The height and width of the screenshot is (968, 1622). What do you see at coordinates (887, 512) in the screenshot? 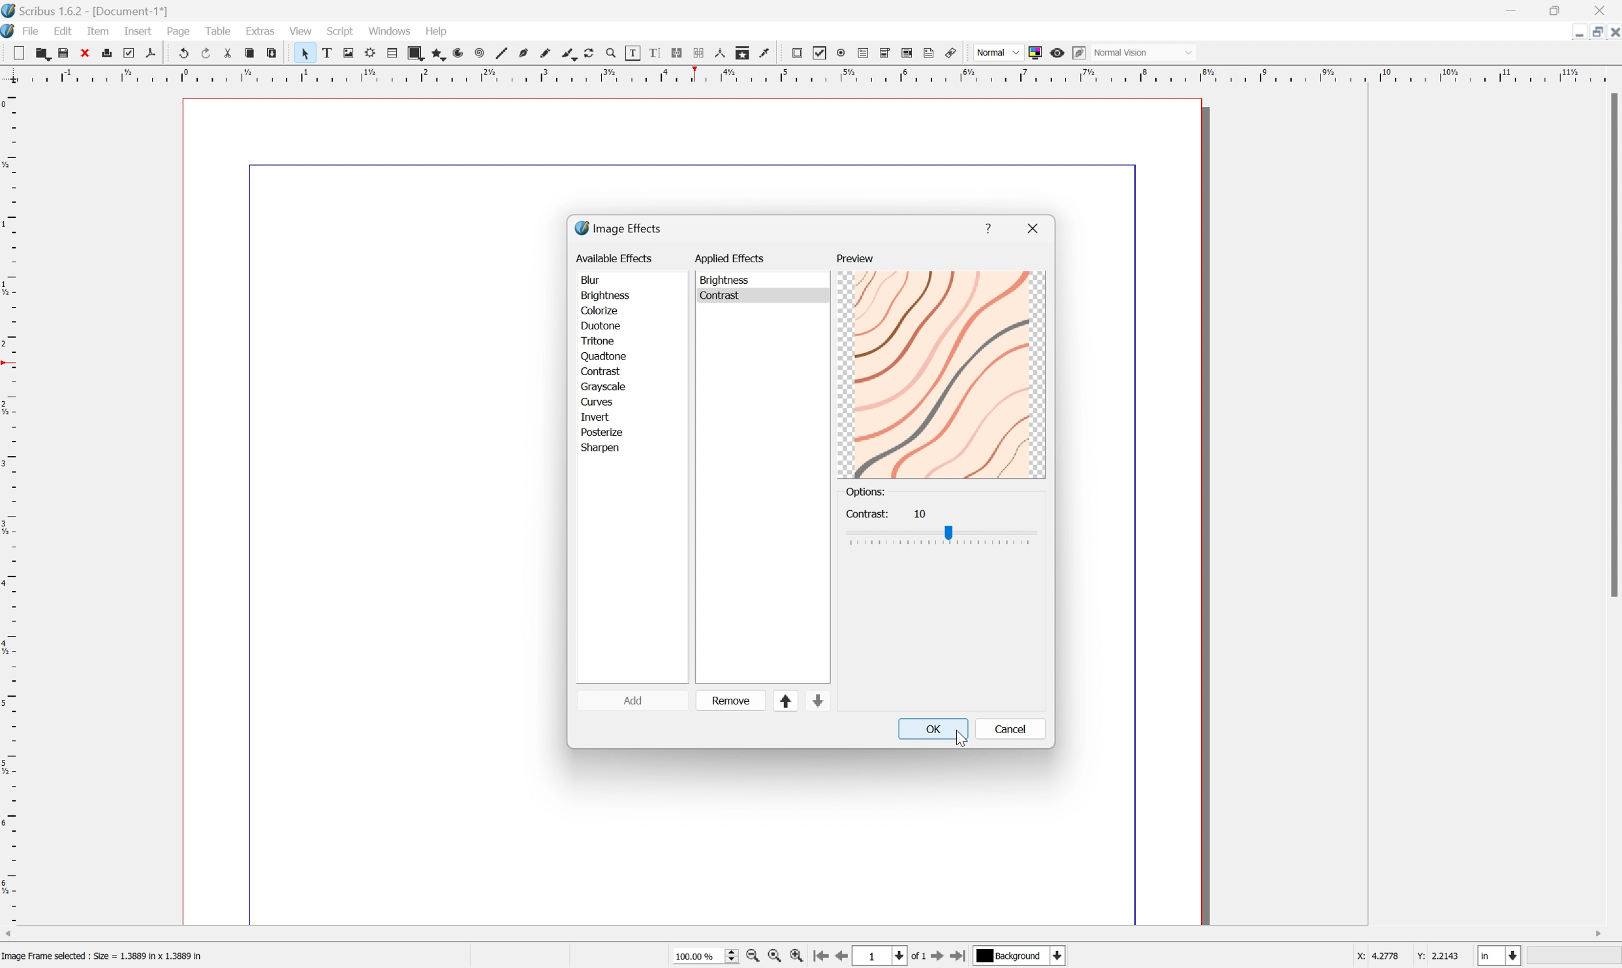
I see `Contrast: 10` at bounding box center [887, 512].